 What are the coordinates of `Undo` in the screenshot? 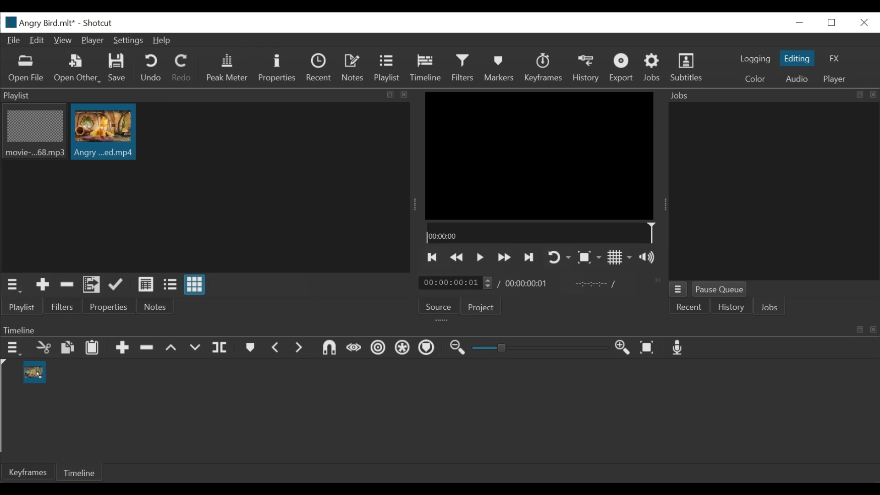 It's located at (150, 68).